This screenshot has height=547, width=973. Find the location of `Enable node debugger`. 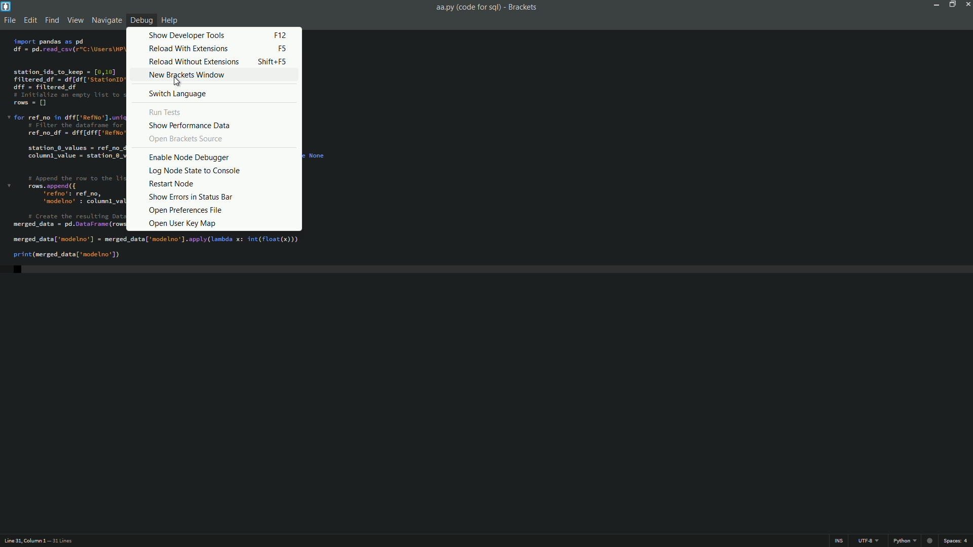

Enable node debugger is located at coordinates (189, 158).